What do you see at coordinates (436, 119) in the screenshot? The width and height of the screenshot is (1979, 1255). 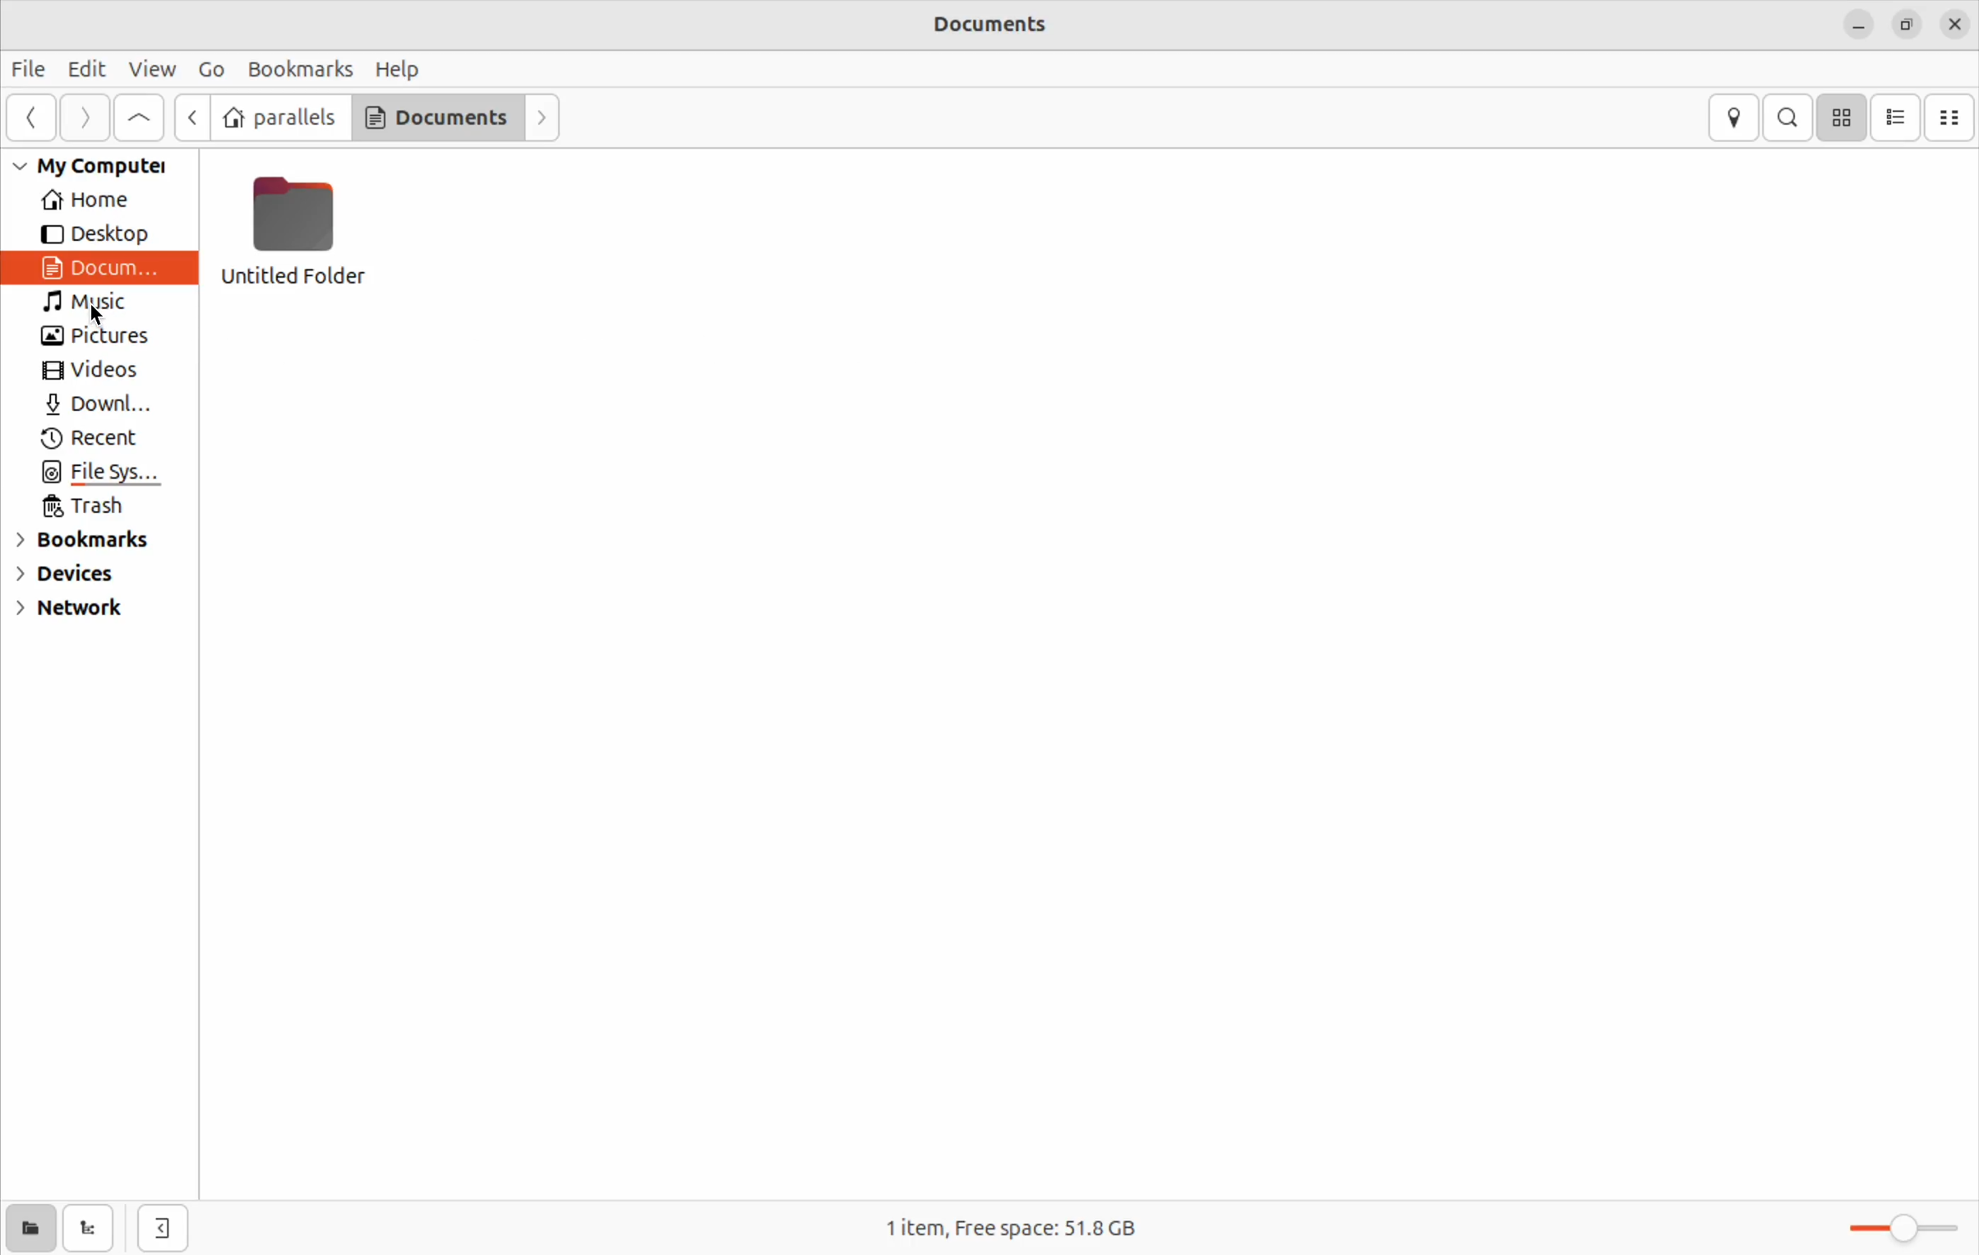 I see `Documents` at bounding box center [436, 119].